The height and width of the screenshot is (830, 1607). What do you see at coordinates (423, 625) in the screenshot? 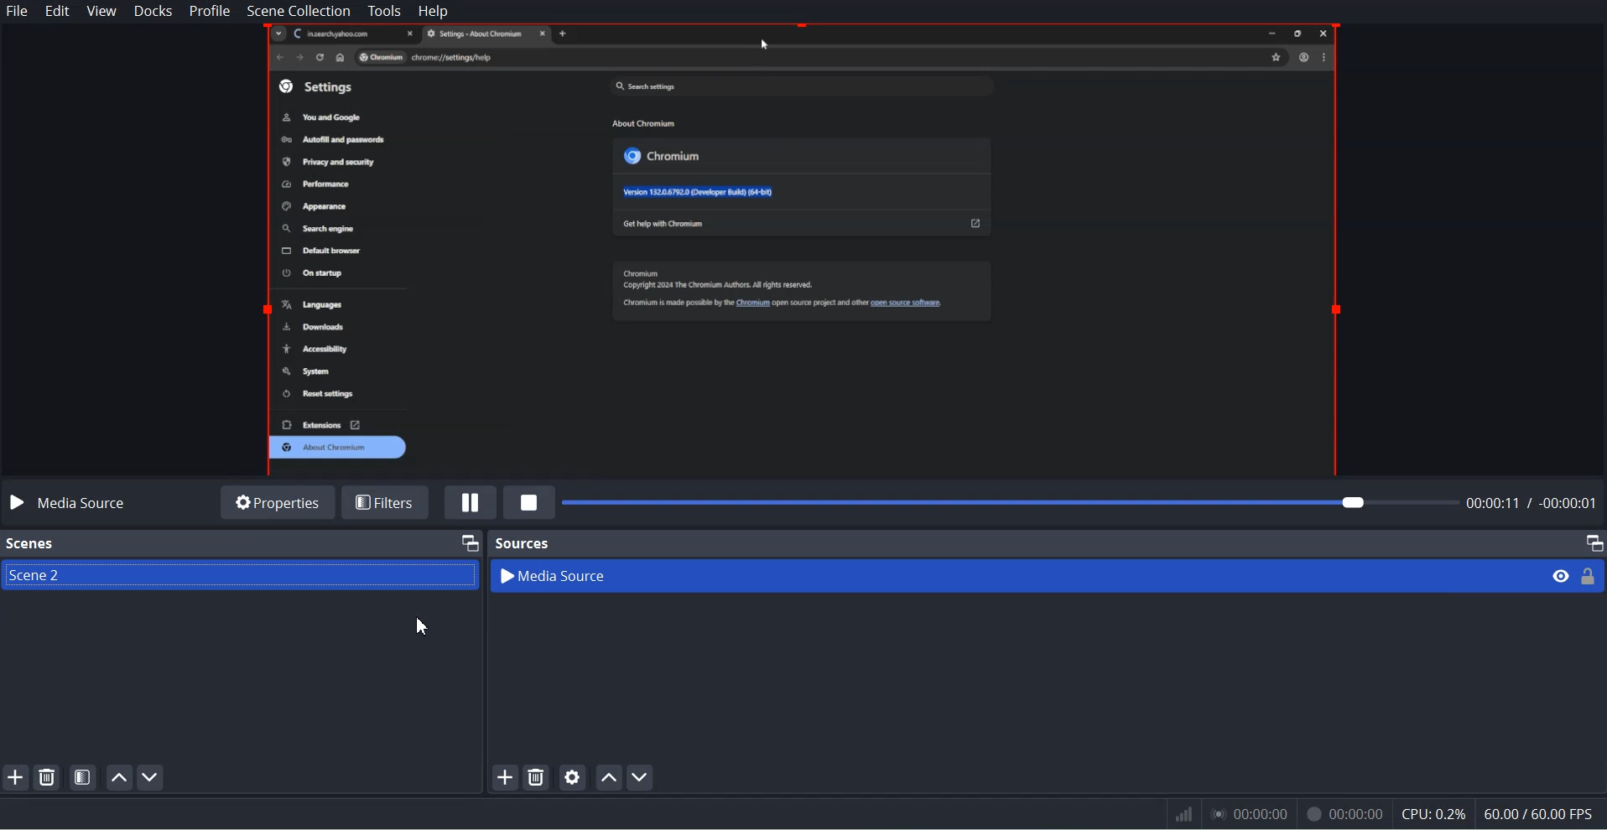
I see `Cursor` at bounding box center [423, 625].